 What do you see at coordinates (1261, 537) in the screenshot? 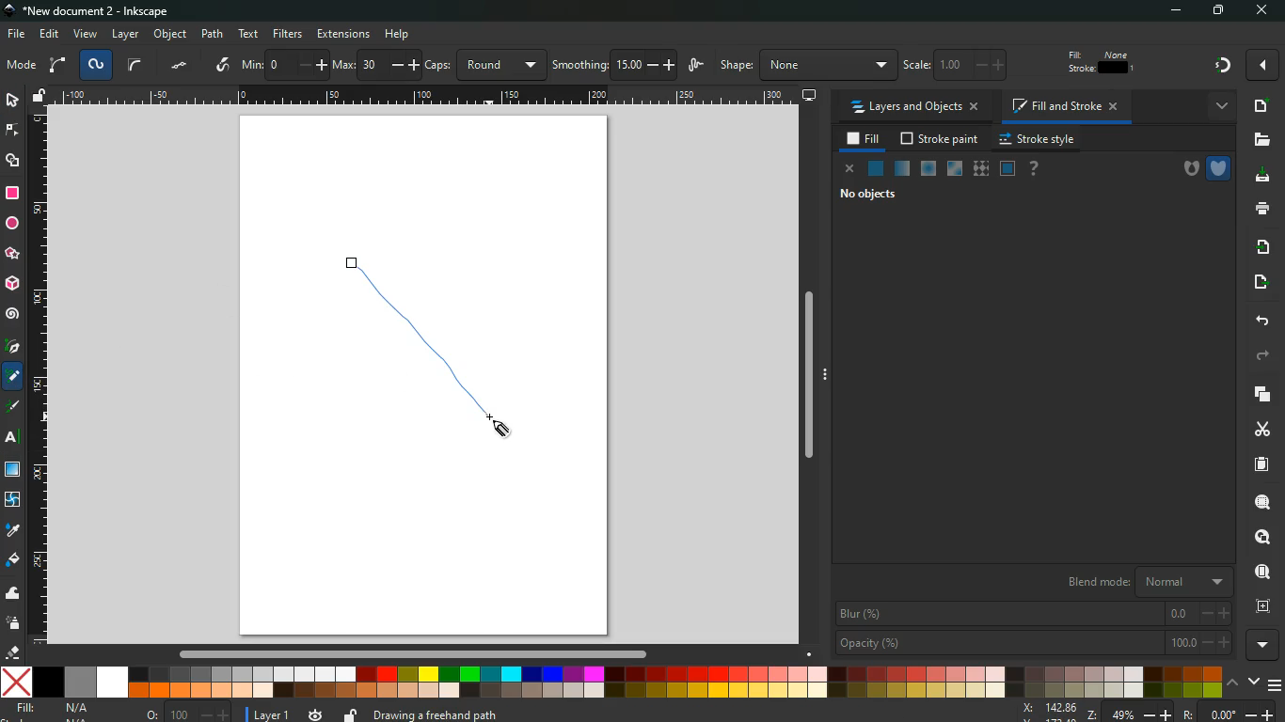
I see `look` at bounding box center [1261, 537].